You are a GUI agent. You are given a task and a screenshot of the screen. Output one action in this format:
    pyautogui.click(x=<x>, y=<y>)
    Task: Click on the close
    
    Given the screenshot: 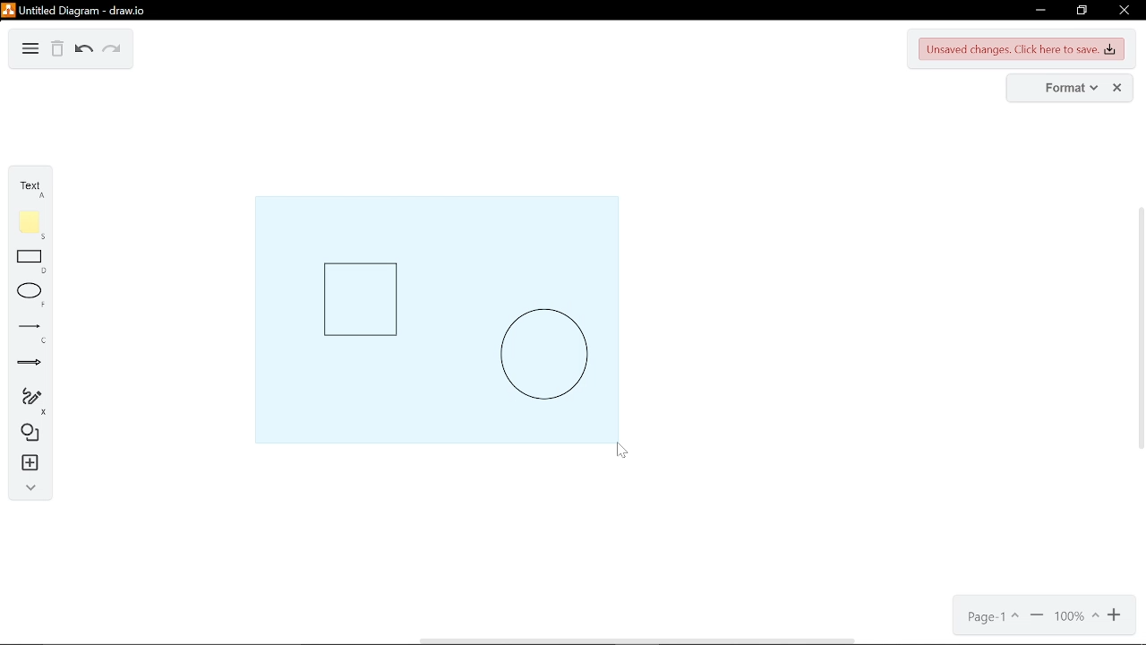 What is the action you would take?
    pyautogui.click(x=1117, y=88)
    